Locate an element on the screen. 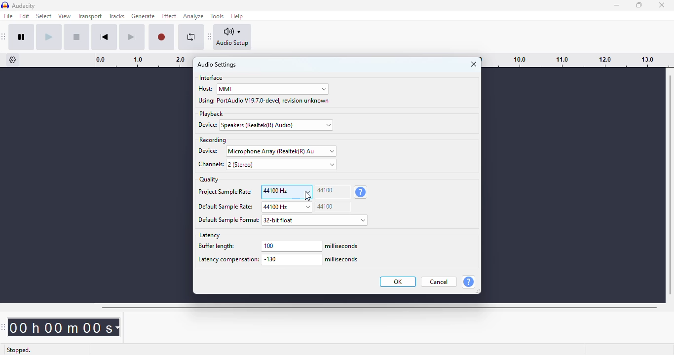  enable looping is located at coordinates (191, 37).